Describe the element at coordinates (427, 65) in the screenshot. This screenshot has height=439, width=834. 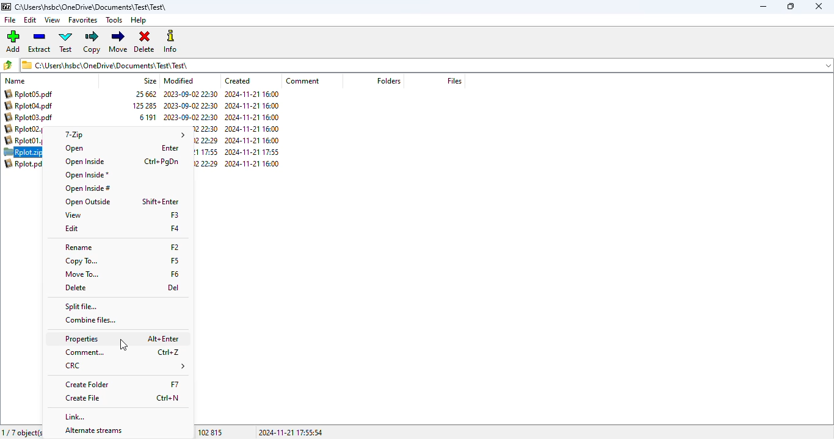
I see `C:\Users\hsbc\OneDrive\ Documents) Test\ Test\` at that location.